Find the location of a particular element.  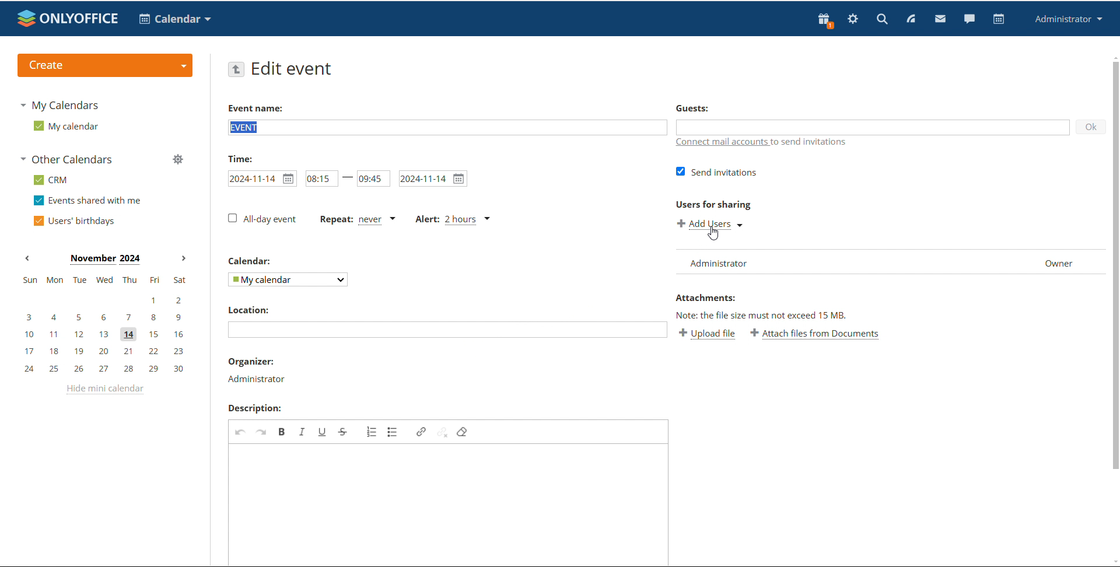

users' birthdays is located at coordinates (75, 221).